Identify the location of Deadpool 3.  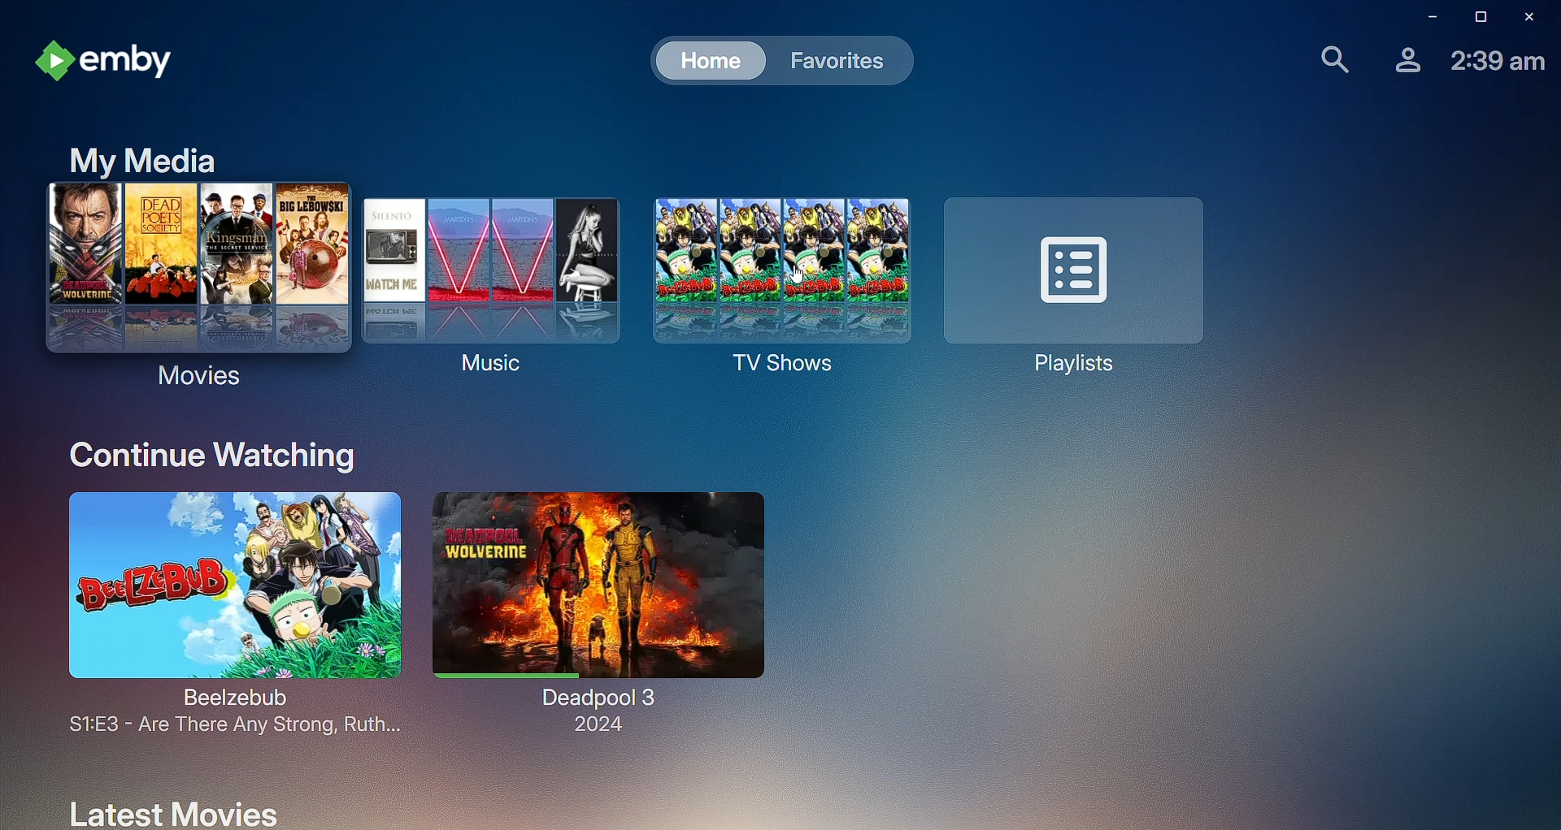
(595, 613).